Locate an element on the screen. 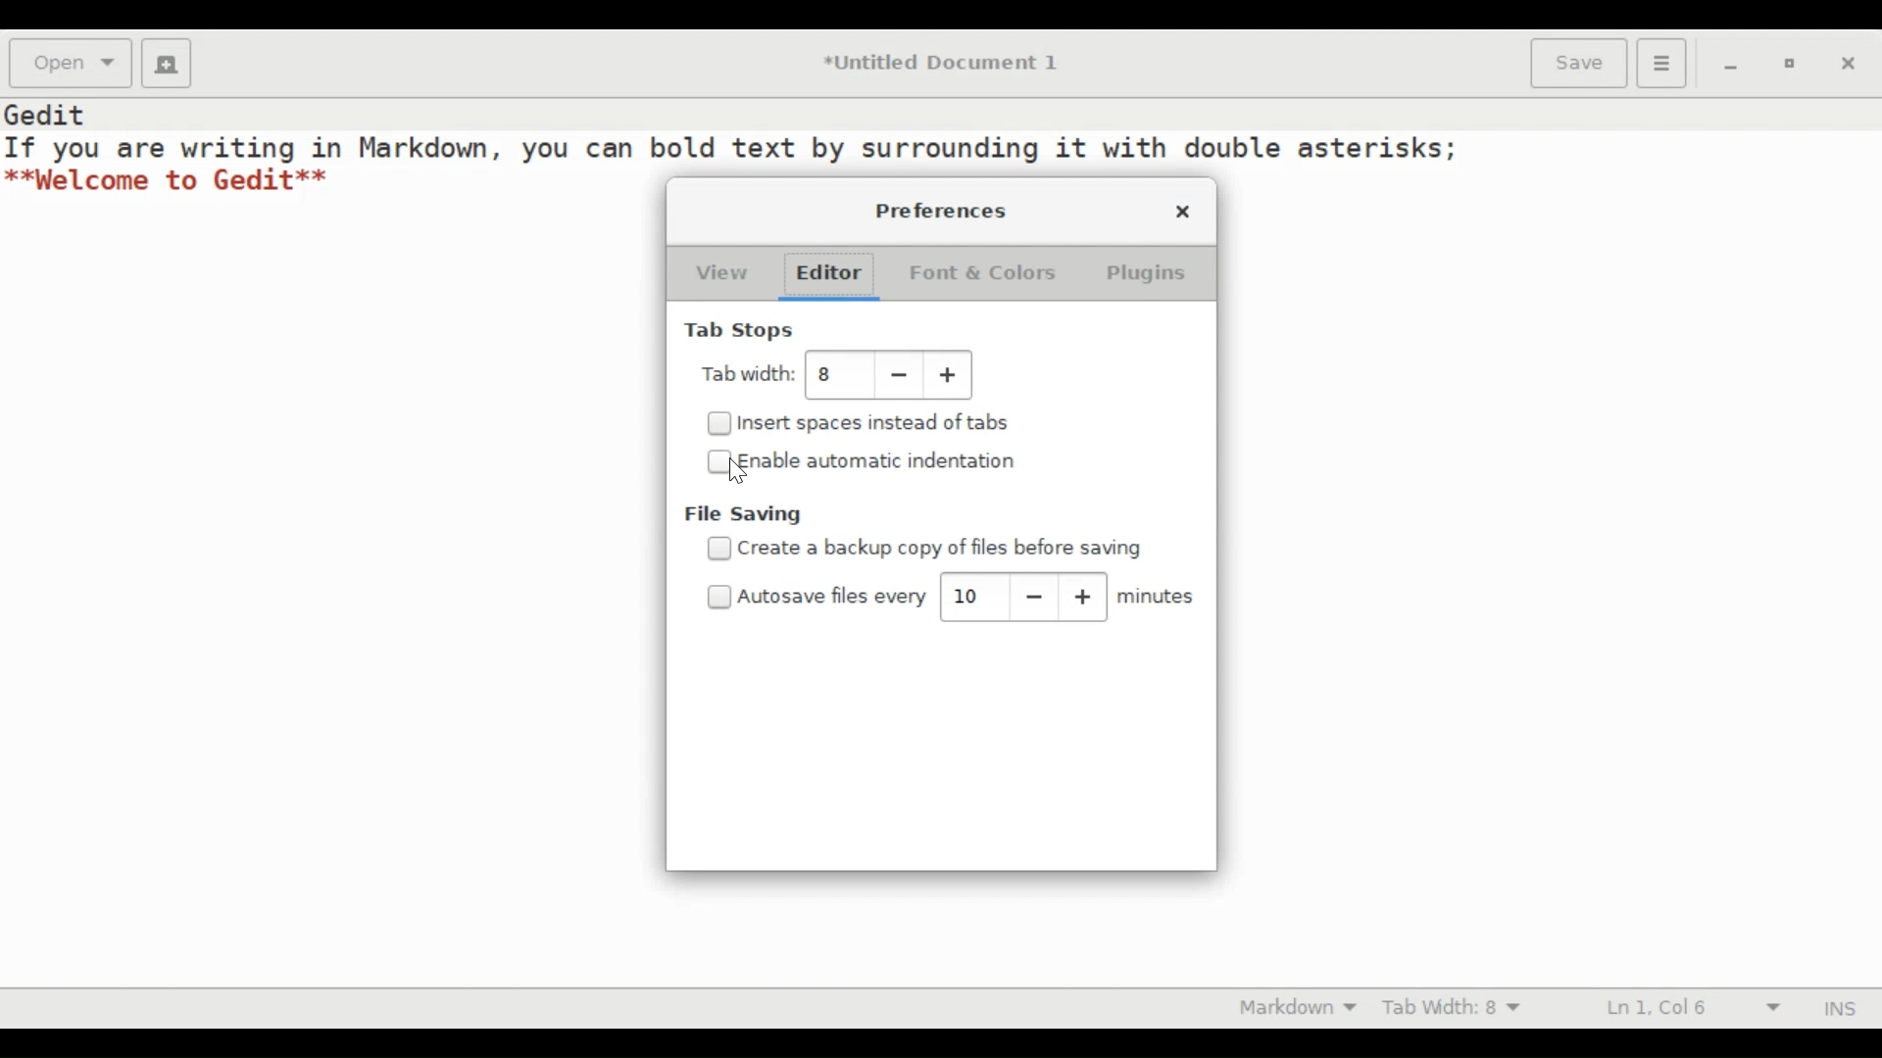 This screenshot has width=1882, height=1058. decrease autosave value is located at coordinates (1033, 597).